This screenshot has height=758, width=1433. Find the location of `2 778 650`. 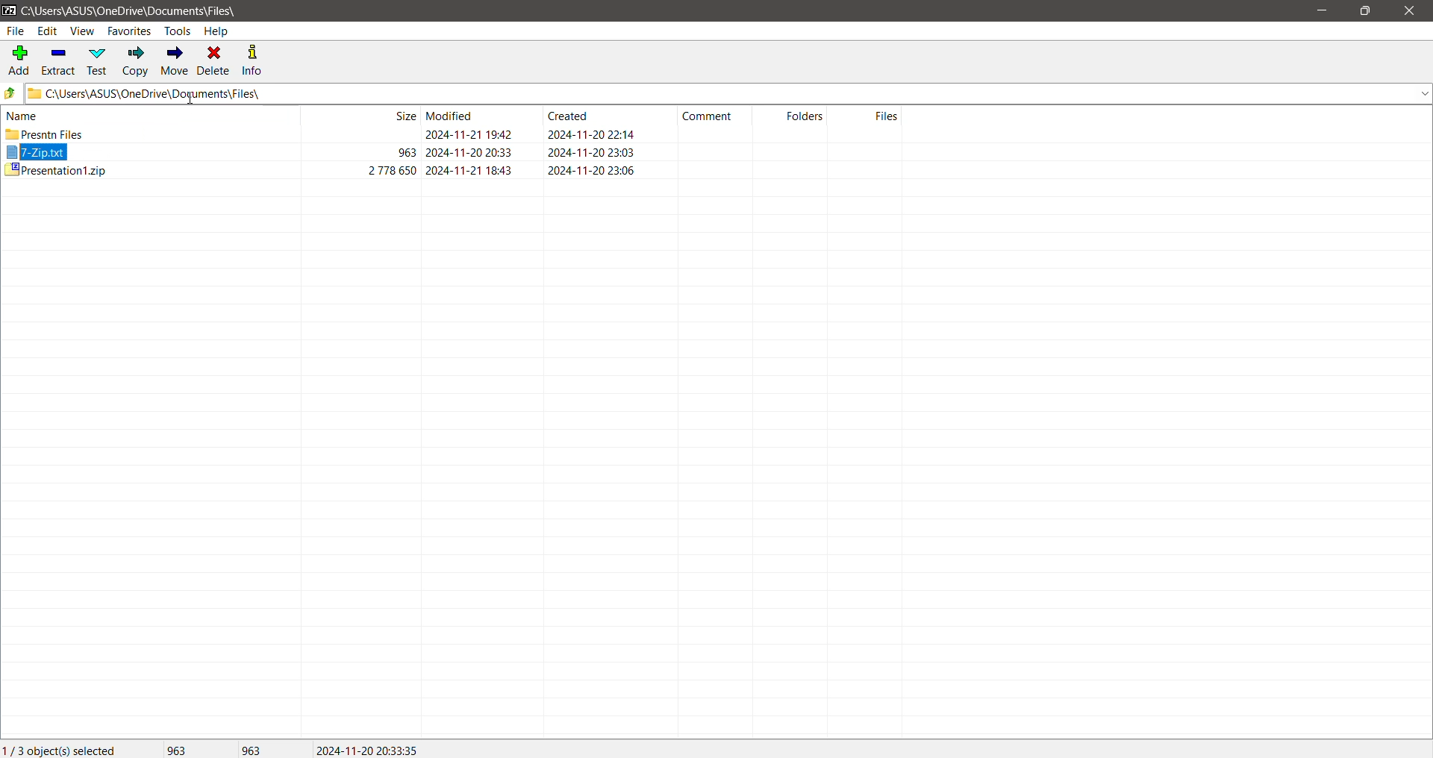

2 778 650 is located at coordinates (393, 169).